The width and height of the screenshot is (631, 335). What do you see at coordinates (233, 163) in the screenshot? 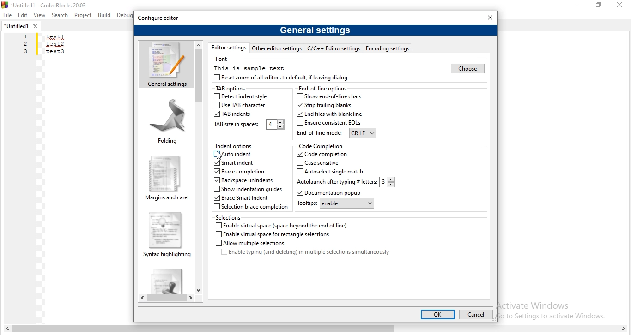
I see `Smart indent` at bounding box center [233, 163].